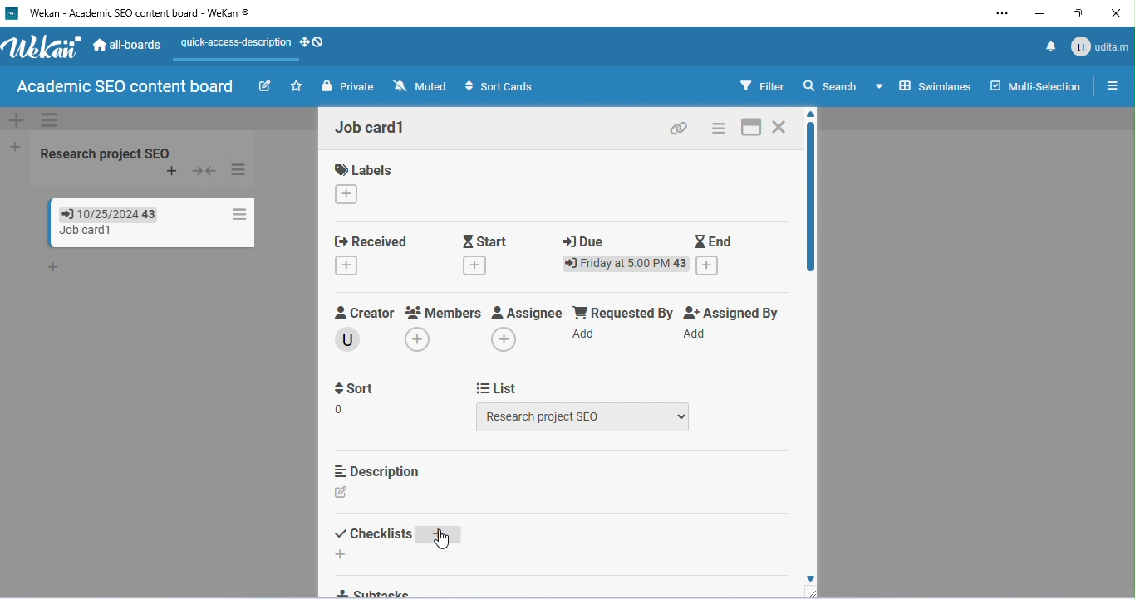 This screenshot has width=1135, height=599. What do you see at coordinates (374, 128) in the screenshot?
I see `card name` at bounding box center [374, 128].